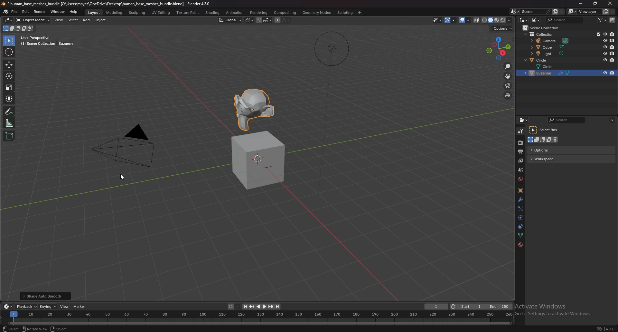 This screenshot has width=618, height=332. Describe the element at coordinates (605, 59) in the screenshot. I see `hide in viewport` at that location.